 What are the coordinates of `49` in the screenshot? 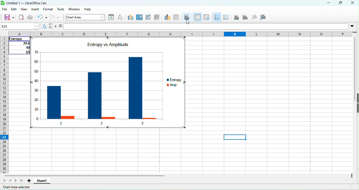 It's located at (20, 48).